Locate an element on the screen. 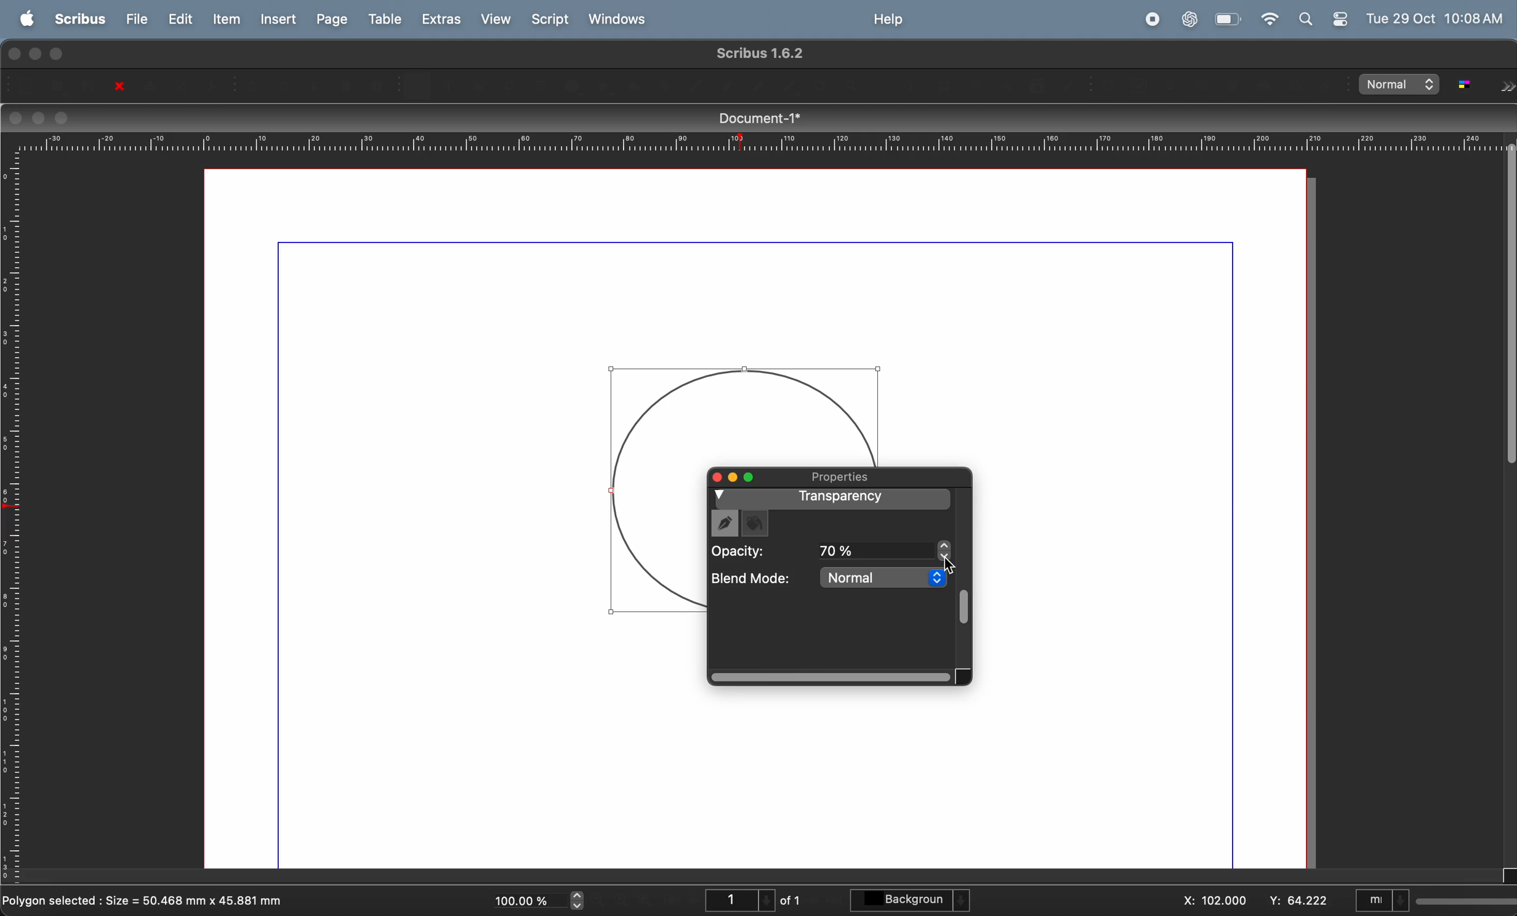 The width and height of the screenshot is (1517, 916). page number is located at coordinates (752, 900).